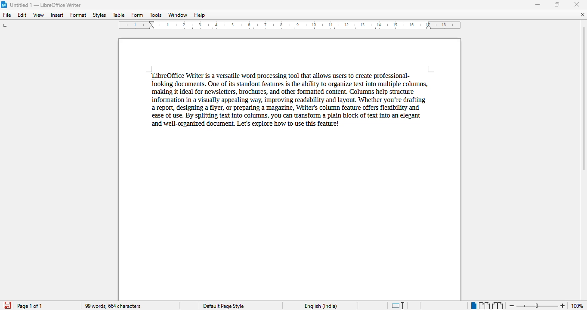 The width and height of the screenshot is (587, 310). What do you see at coordinates (485, 306) in the screenshot?
I see `multi-page view` at bounding box center [485, 306].